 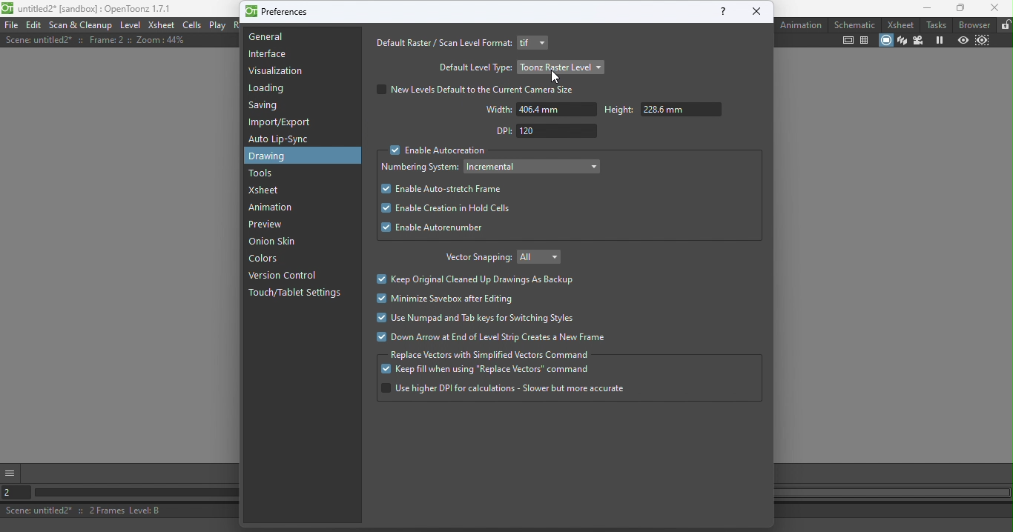 What do you see at coordinates (972, 24) in the screenshot?
I see `Browser` at bounding box center [972, 24].